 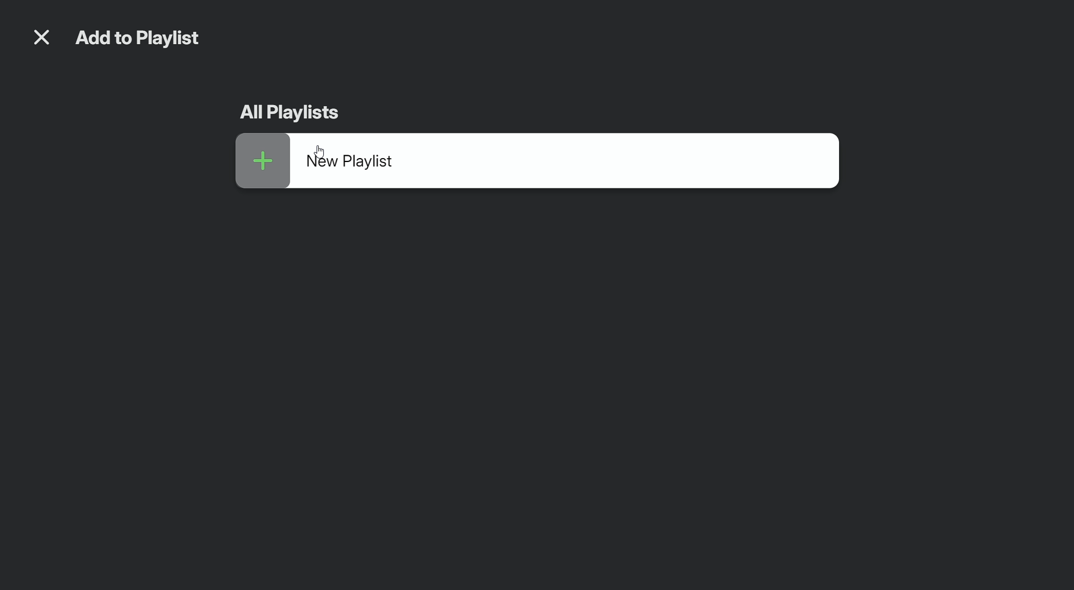 I want to click on New Playlist, so click(x=535, y=166).